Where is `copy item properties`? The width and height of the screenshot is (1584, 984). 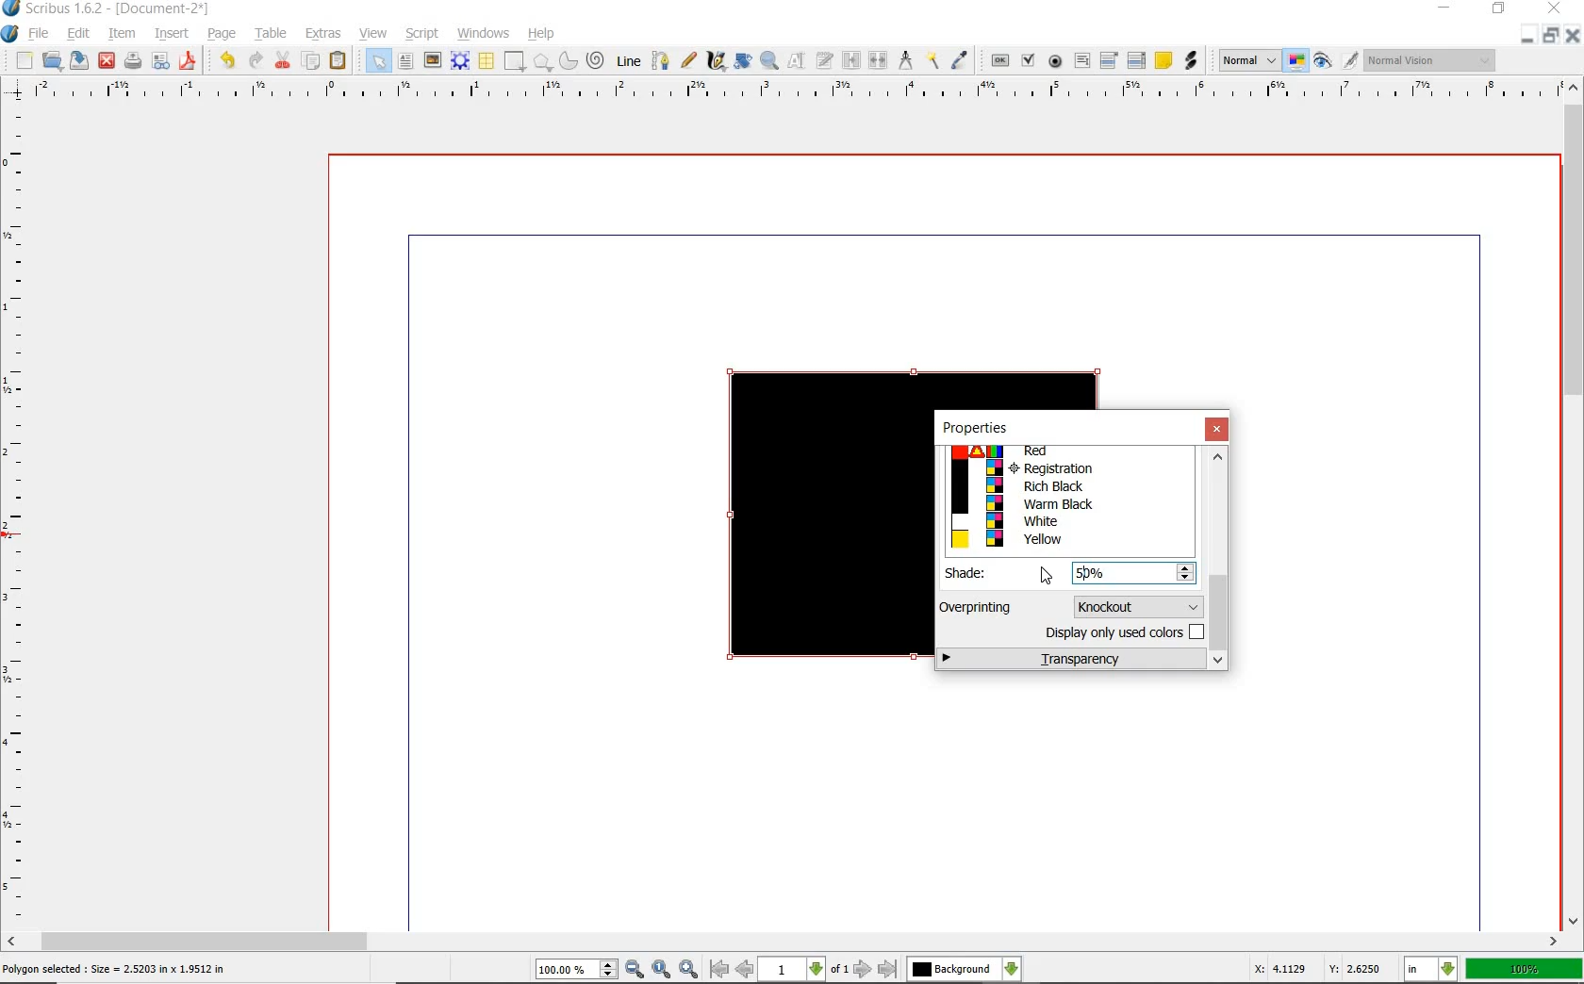
copy item properties is located at coordinates (932, 63).